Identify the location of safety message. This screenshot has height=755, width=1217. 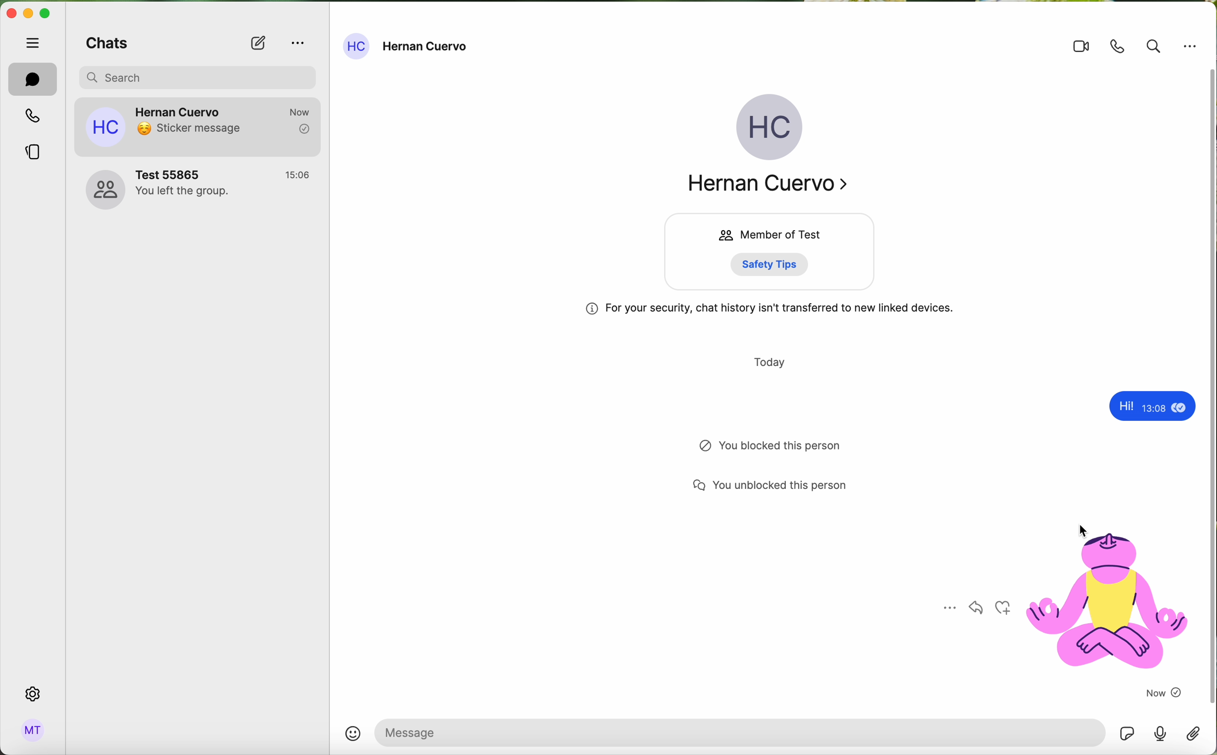
(772, 310).